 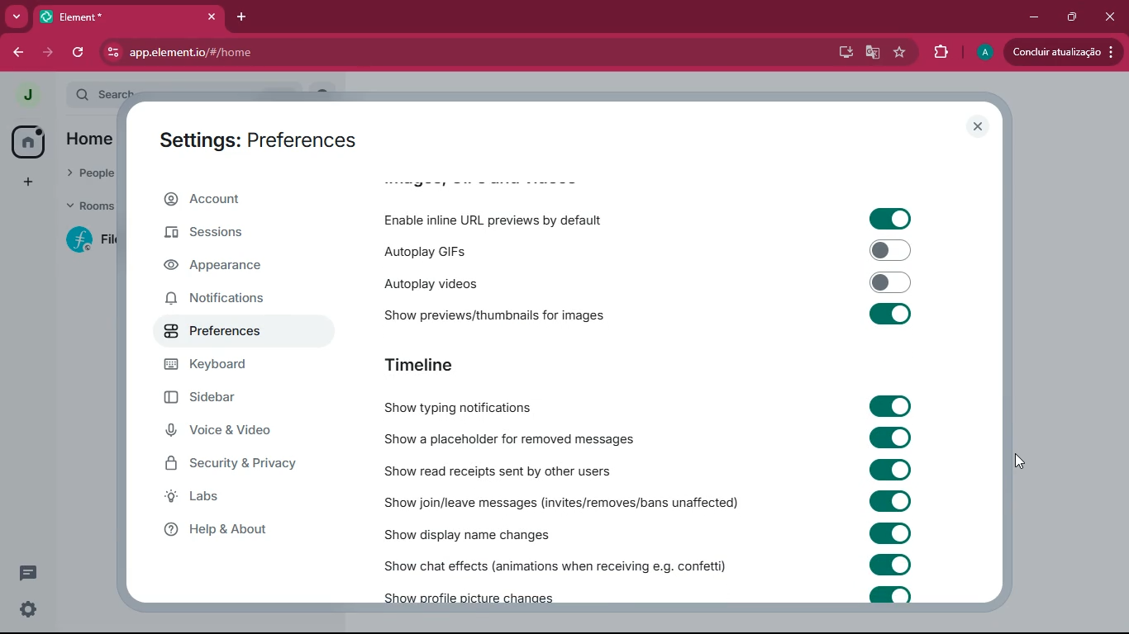 I want to click on toggle on/off, so click(x=891, y=406).